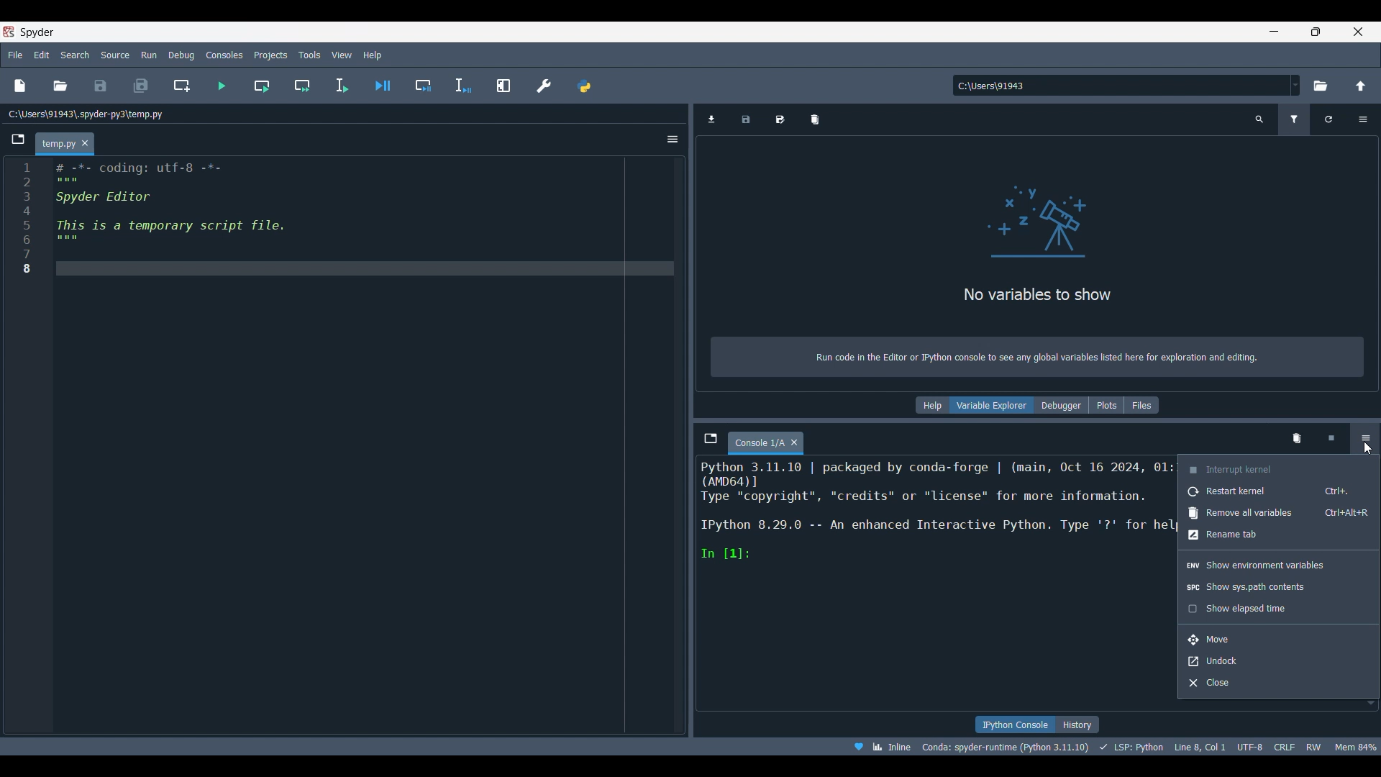 This screenshot has height=777, width=1381. Describe the element at coordinates (141, 86) in the screenshot. I see `Save all files` at that location.